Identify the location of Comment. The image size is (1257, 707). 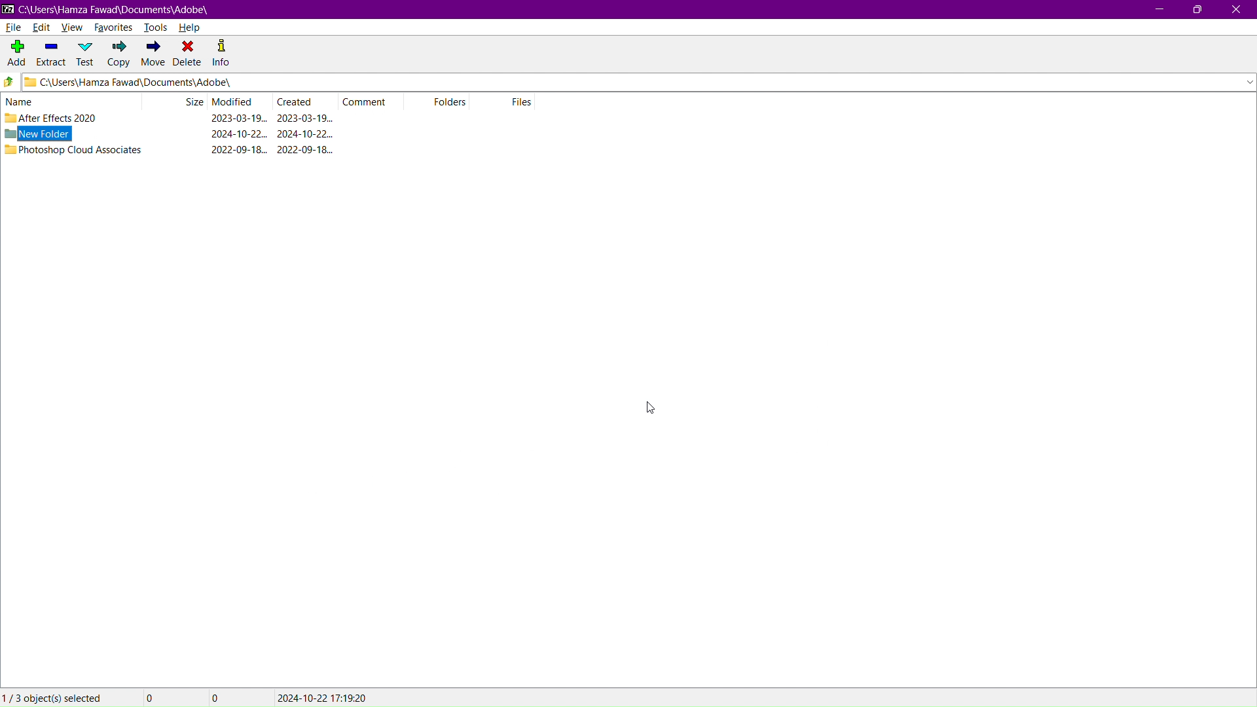
(375, 101).